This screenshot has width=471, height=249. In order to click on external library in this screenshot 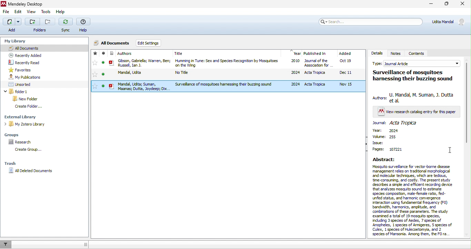, I will do `click(23, 118)`.